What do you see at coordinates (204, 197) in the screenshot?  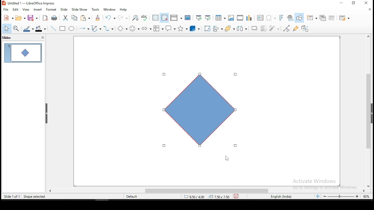 I see `9.50/4.00 7.50x7.50` at bounding box center [204, 197].